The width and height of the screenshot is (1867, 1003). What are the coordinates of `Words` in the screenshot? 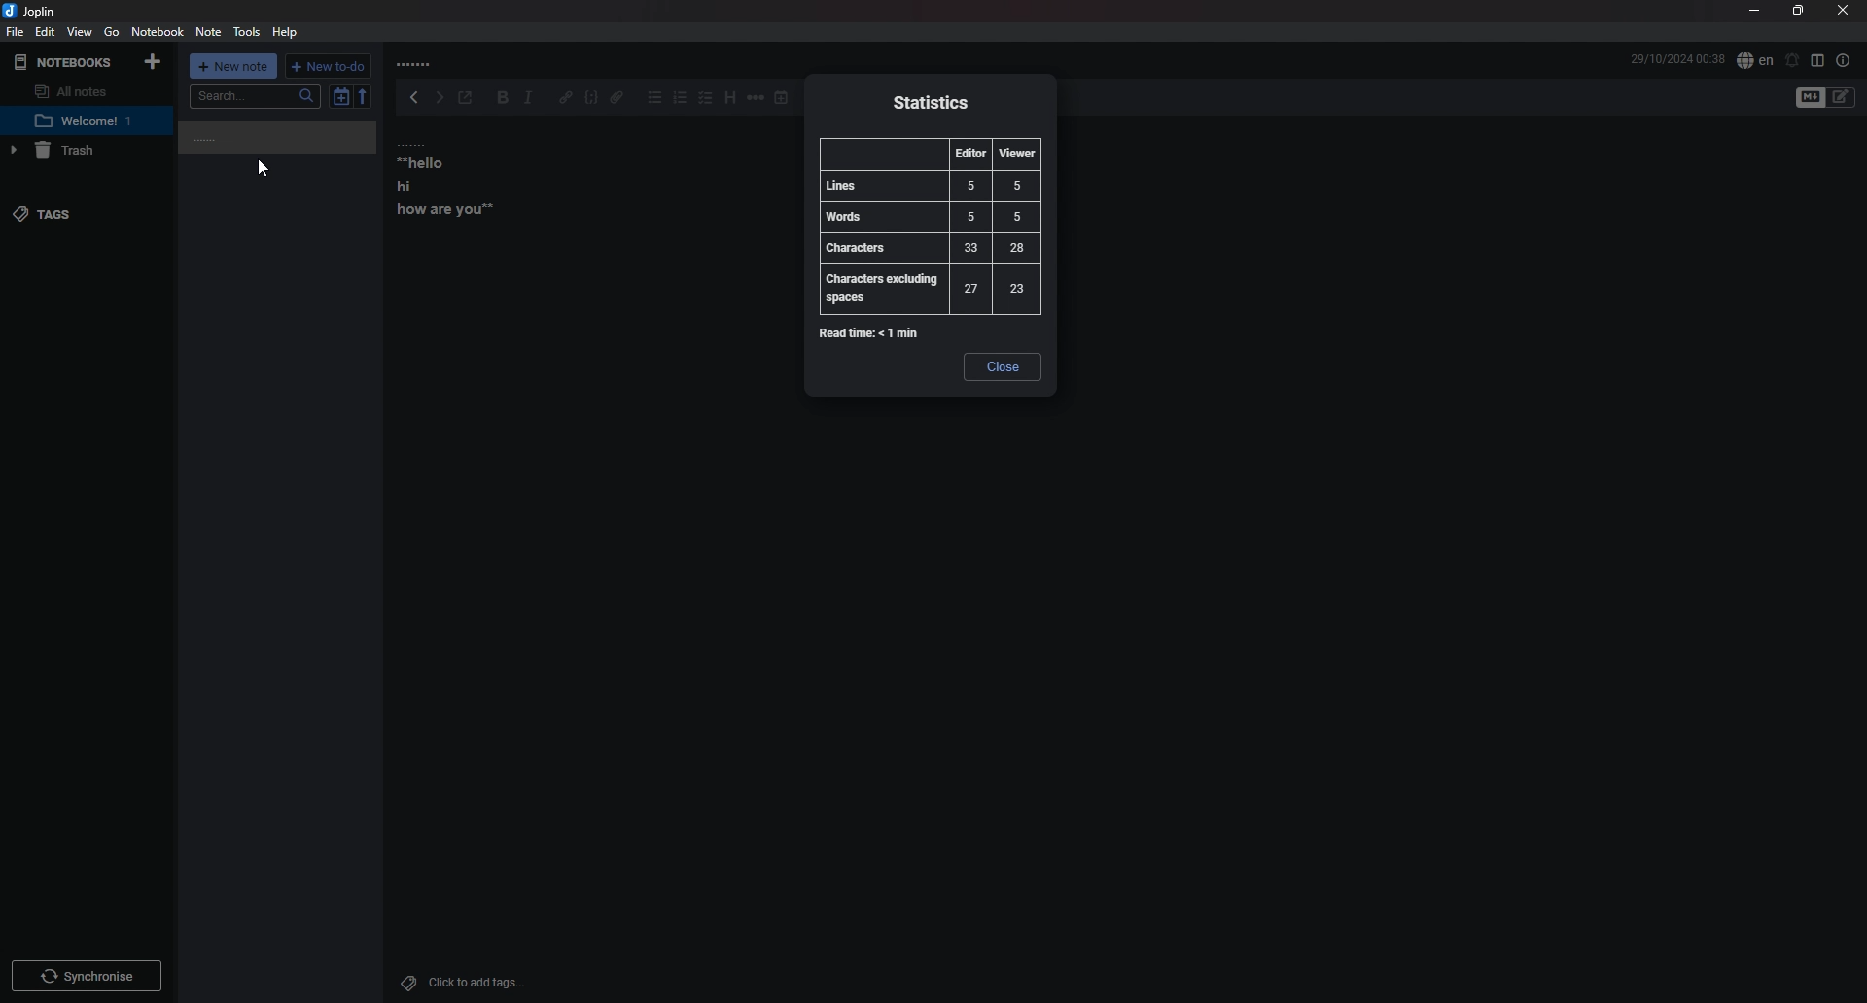 It's located at (928, 217).